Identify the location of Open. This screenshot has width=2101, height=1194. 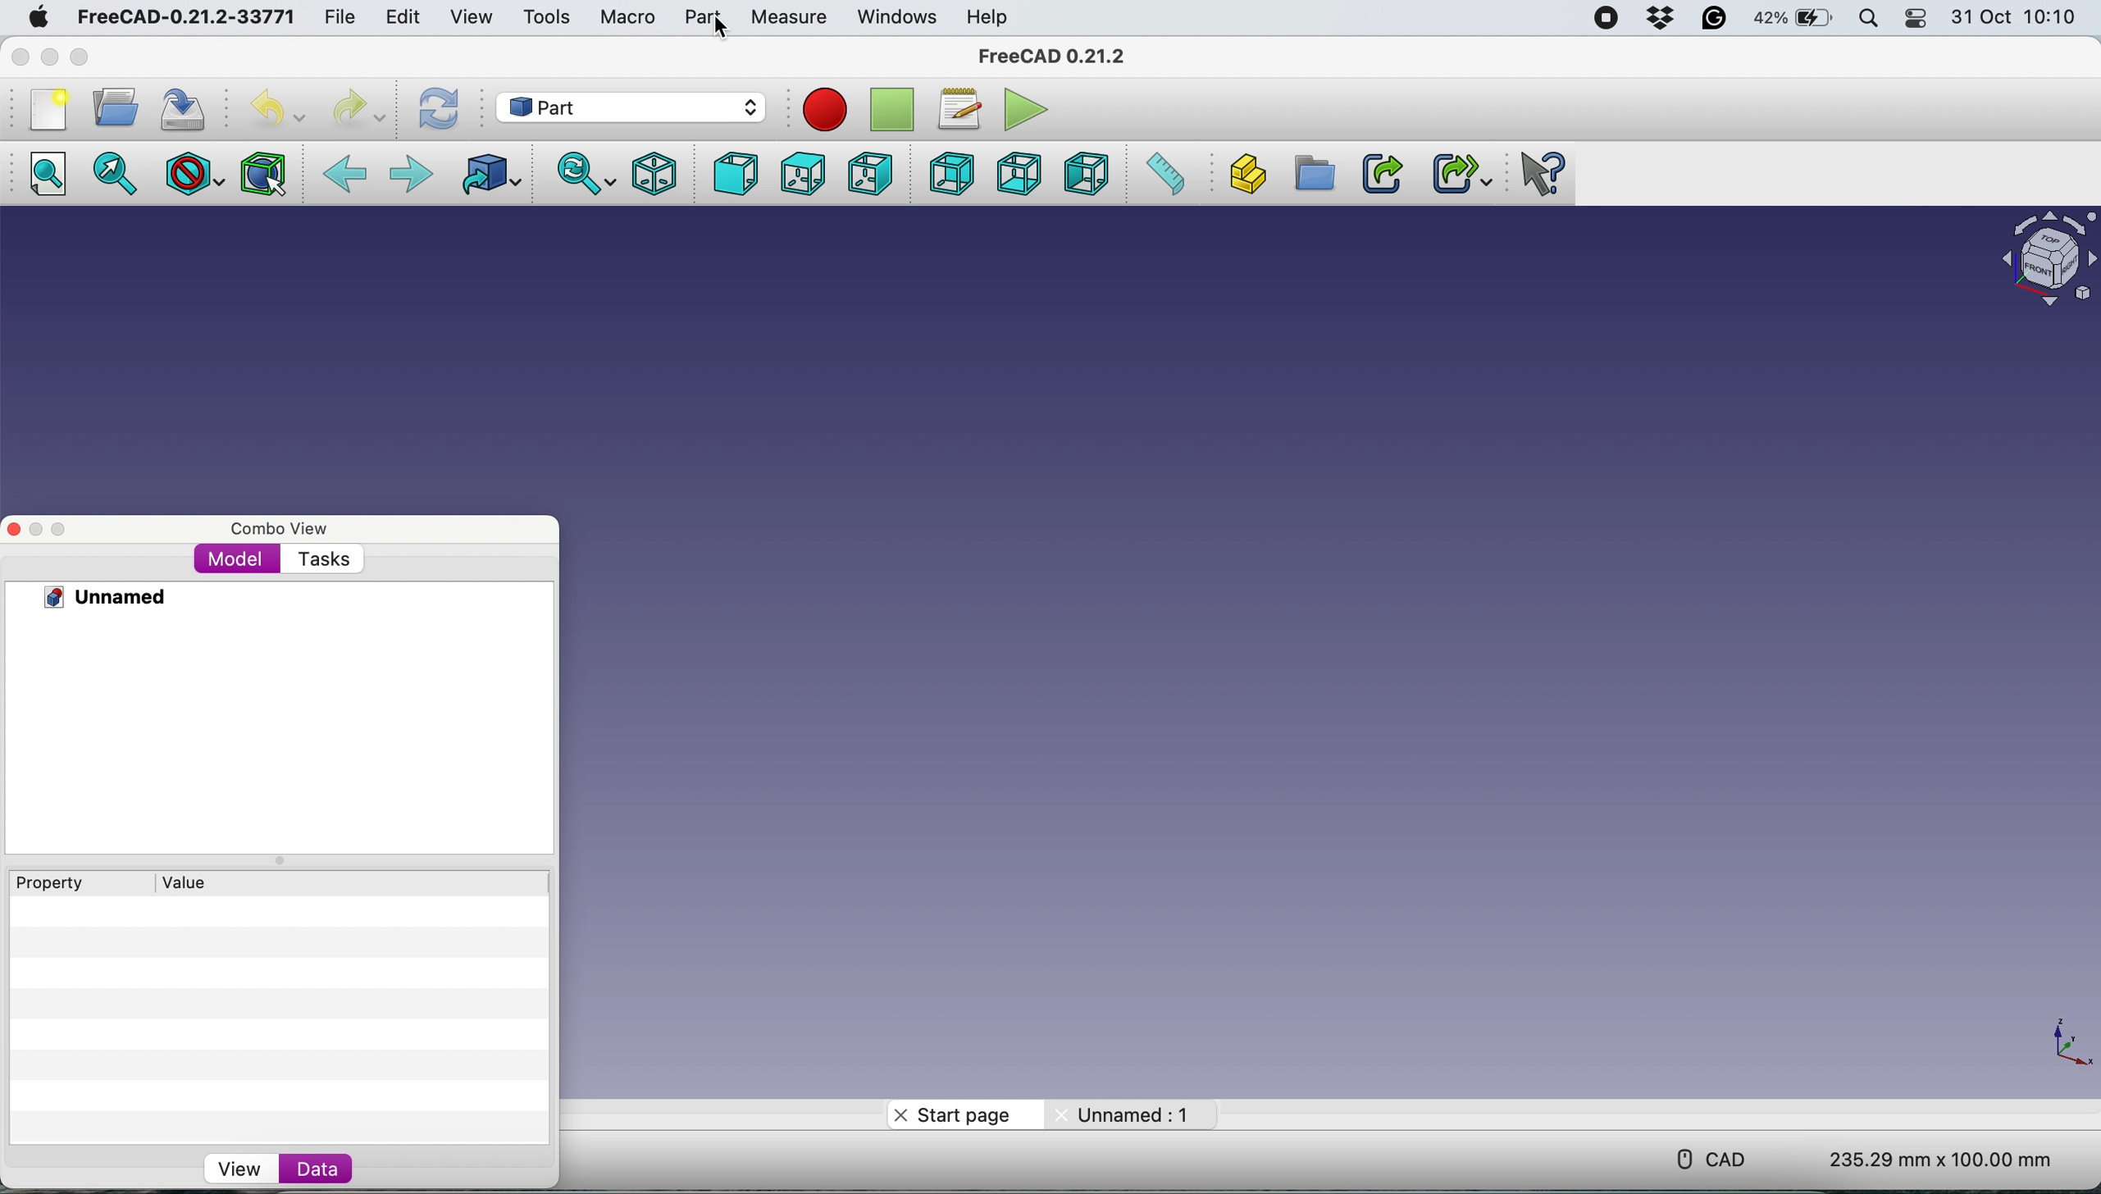
(115, 108).